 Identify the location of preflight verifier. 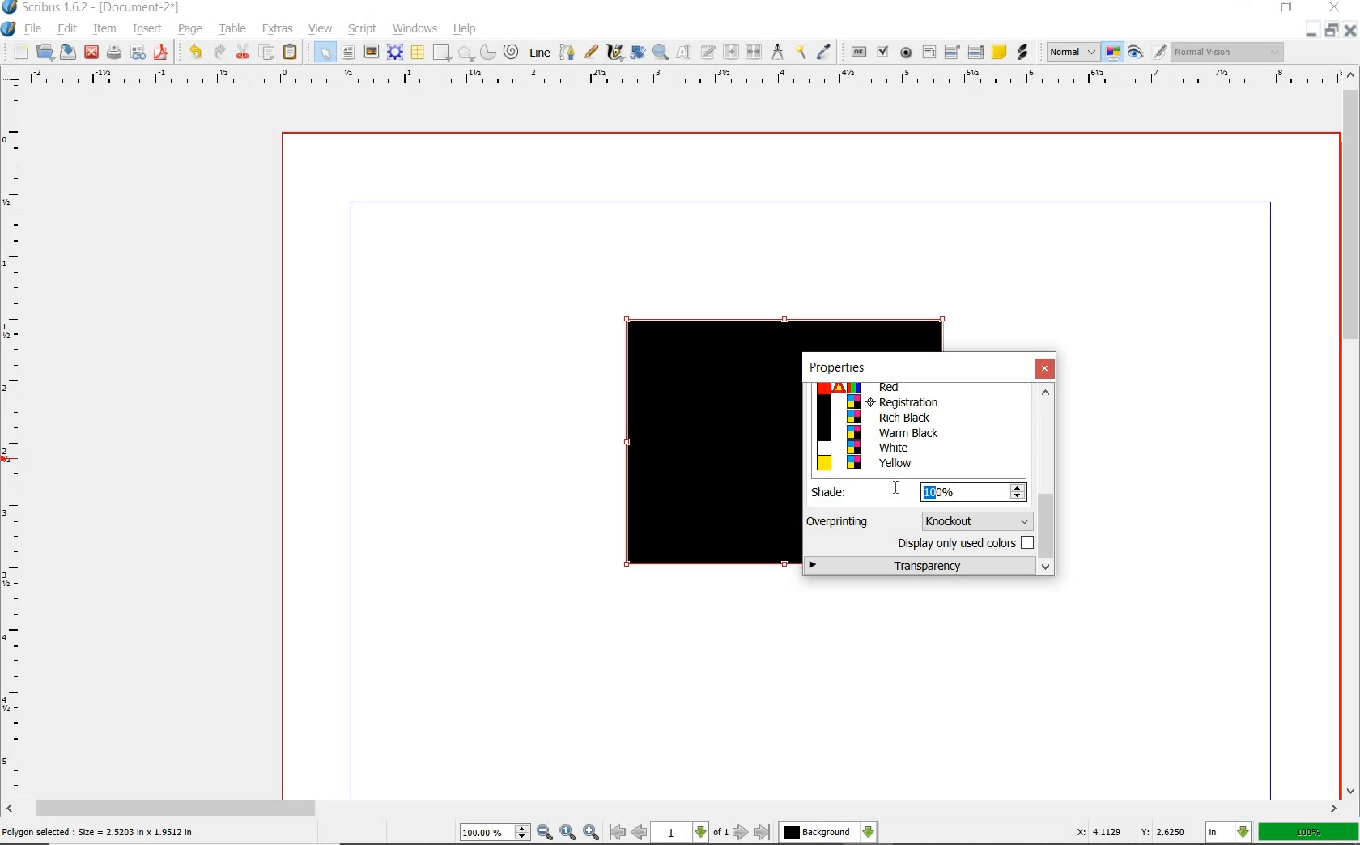
(138, 53).